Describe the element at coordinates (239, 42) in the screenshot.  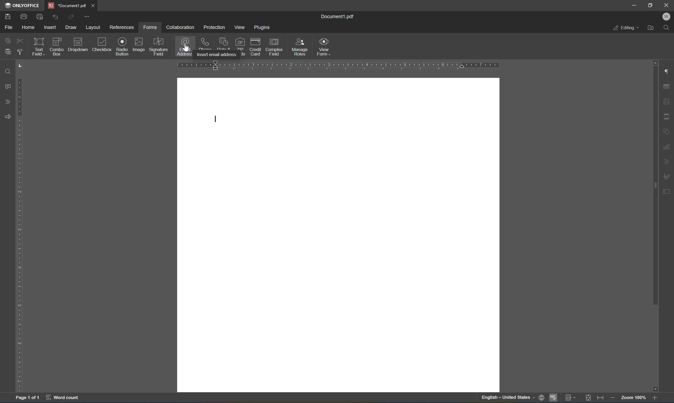
I see `zip code` at that location.